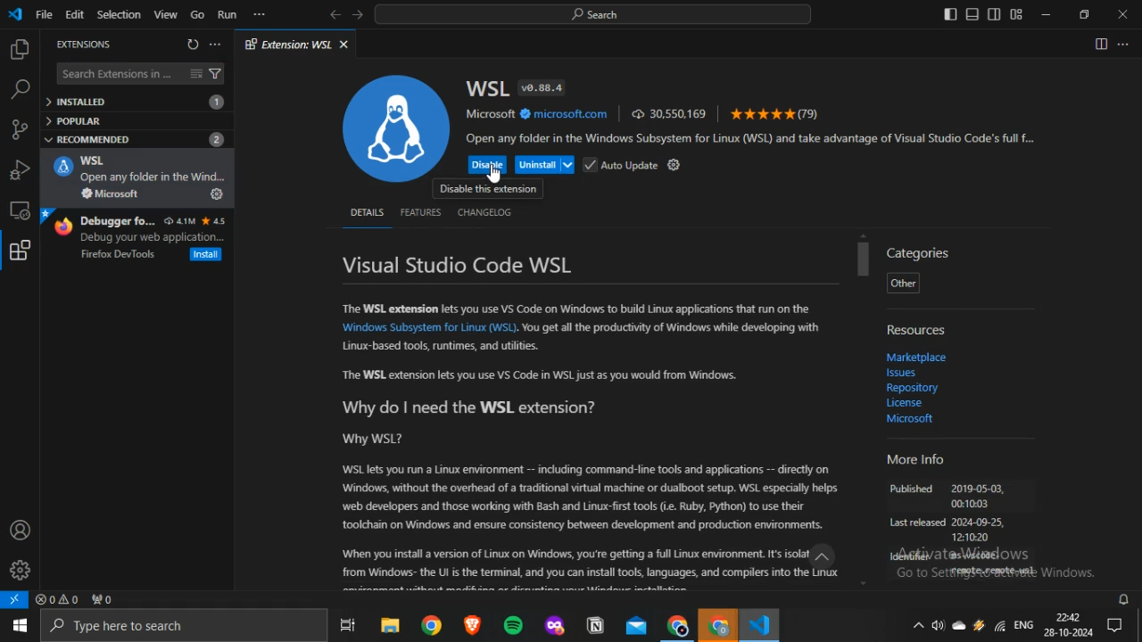  Describe the element at coordinates (671, 328) in the screenshot. I see `You get all the productivity of Windows while developing with` at that location.